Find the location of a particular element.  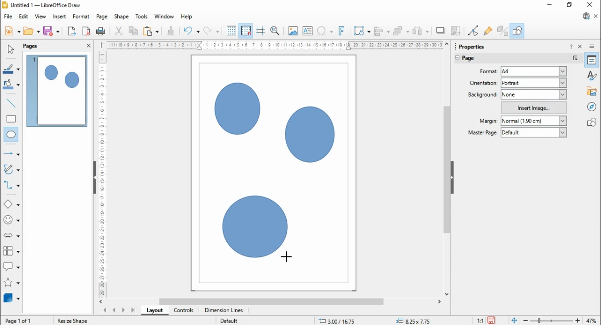

zoom slider is located at coordinates (552, 321).